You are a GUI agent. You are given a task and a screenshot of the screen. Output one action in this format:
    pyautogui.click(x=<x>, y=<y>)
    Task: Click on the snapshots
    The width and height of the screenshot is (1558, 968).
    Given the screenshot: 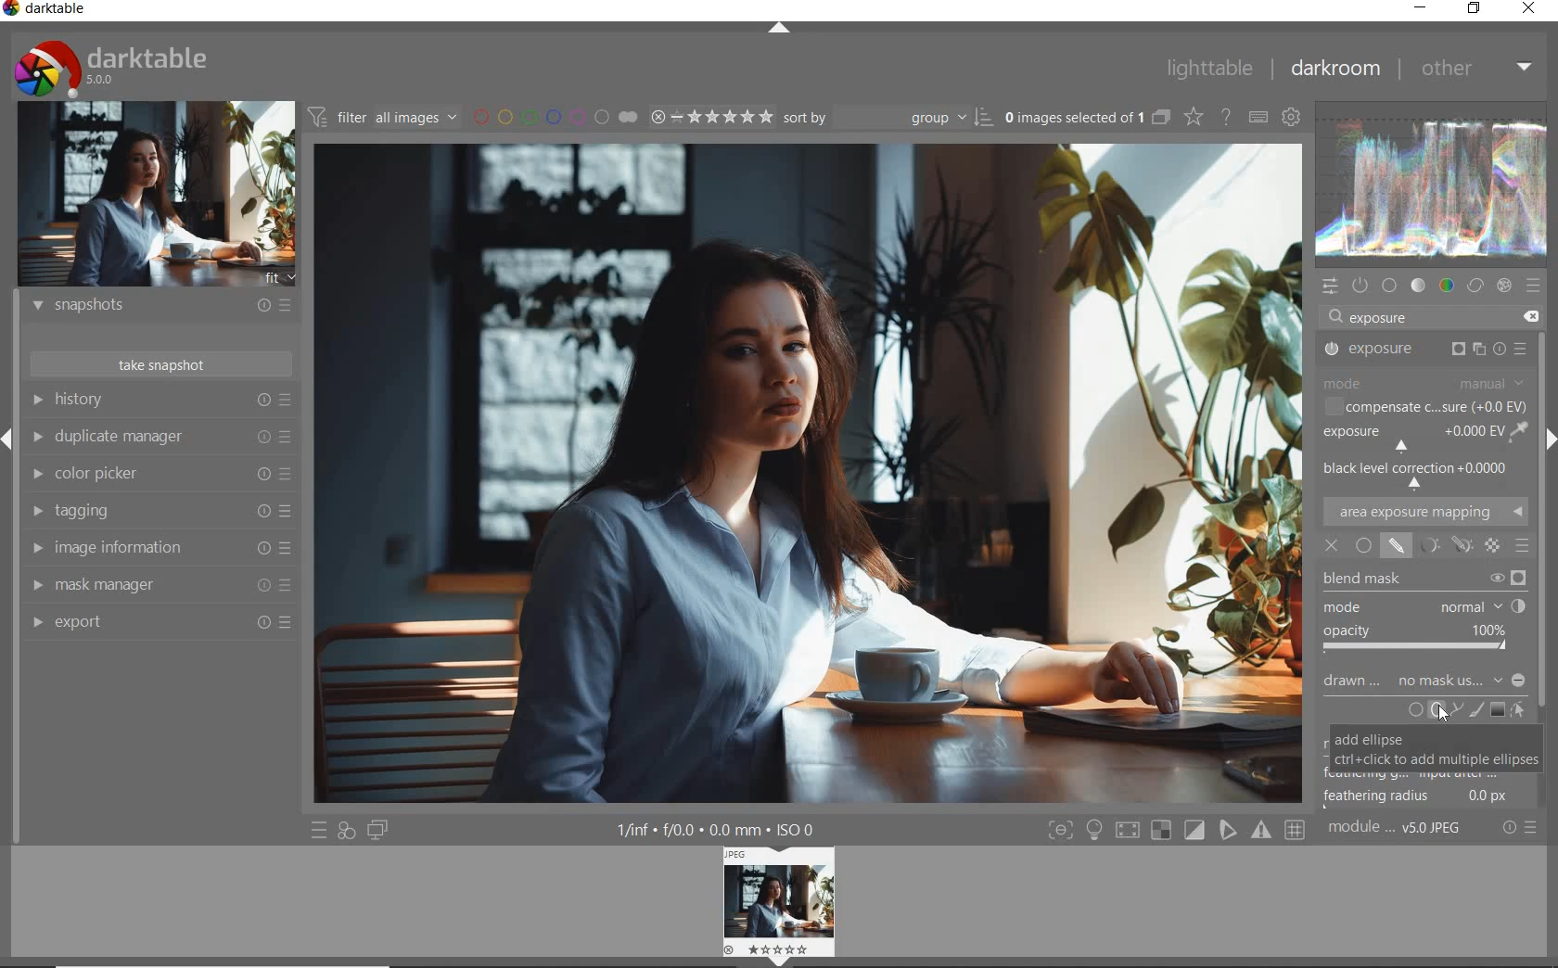 What is the action you would take?
    pyautogui.click(x=164, y=306)
    